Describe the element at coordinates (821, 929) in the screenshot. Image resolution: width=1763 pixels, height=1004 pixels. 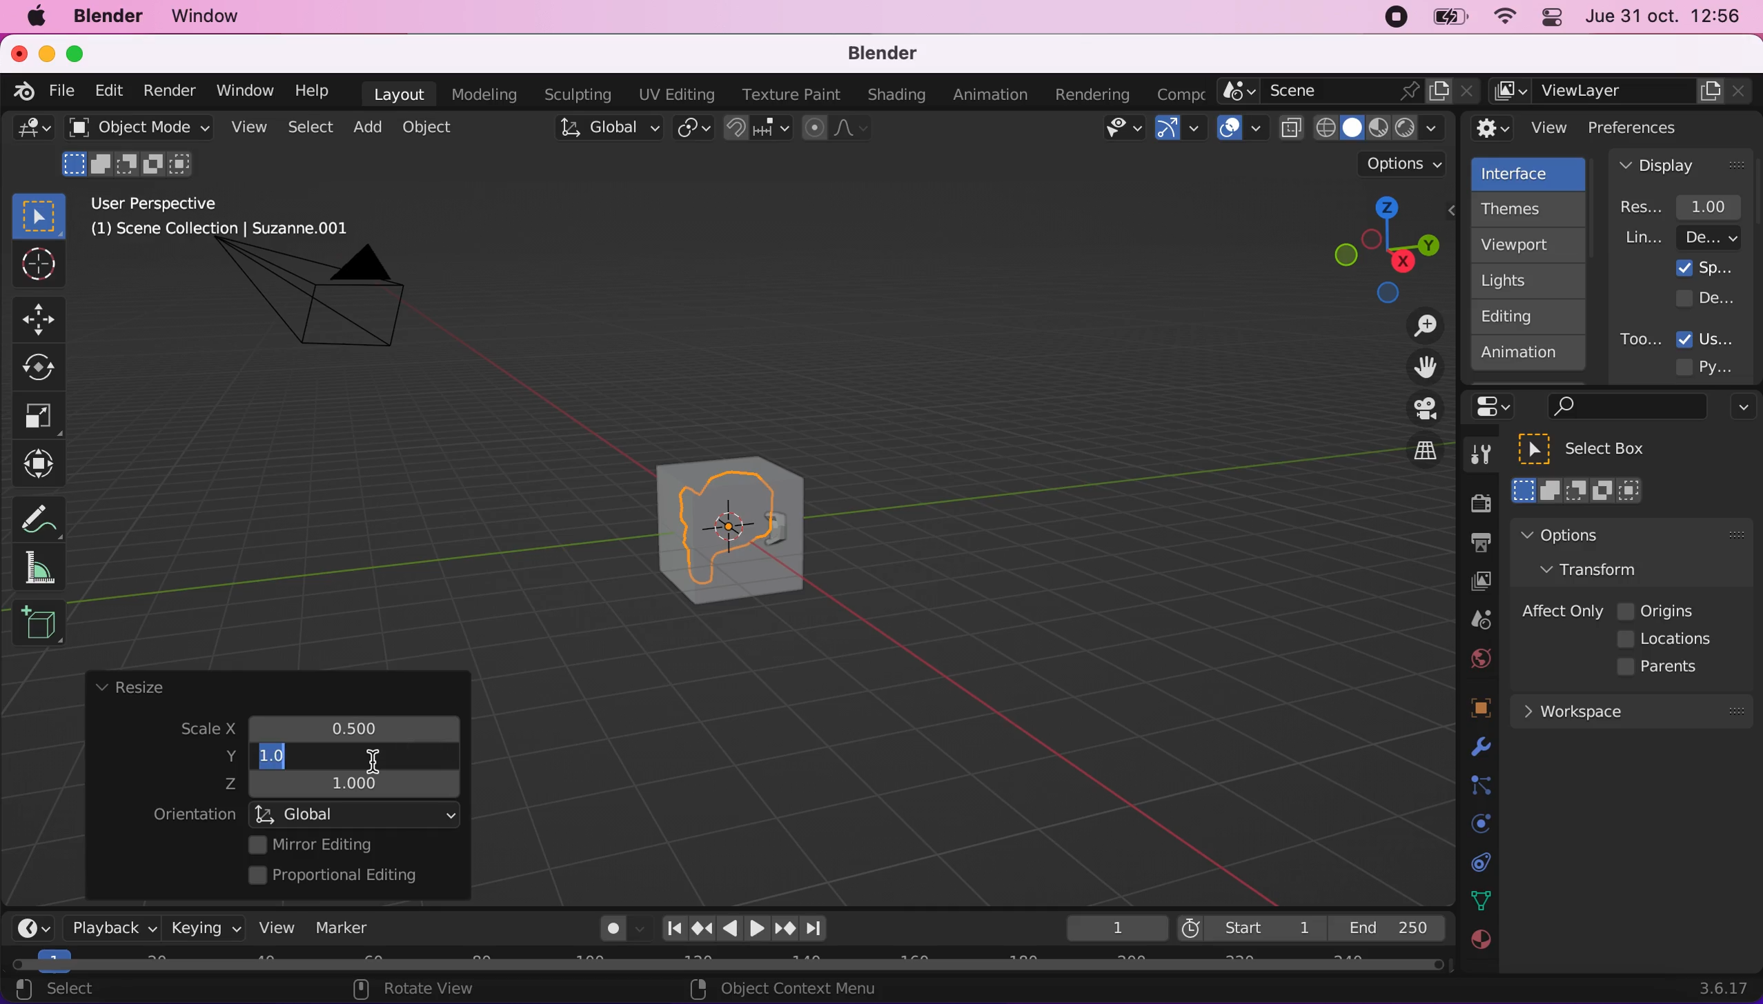
I see `jump to endpoint` at that location.